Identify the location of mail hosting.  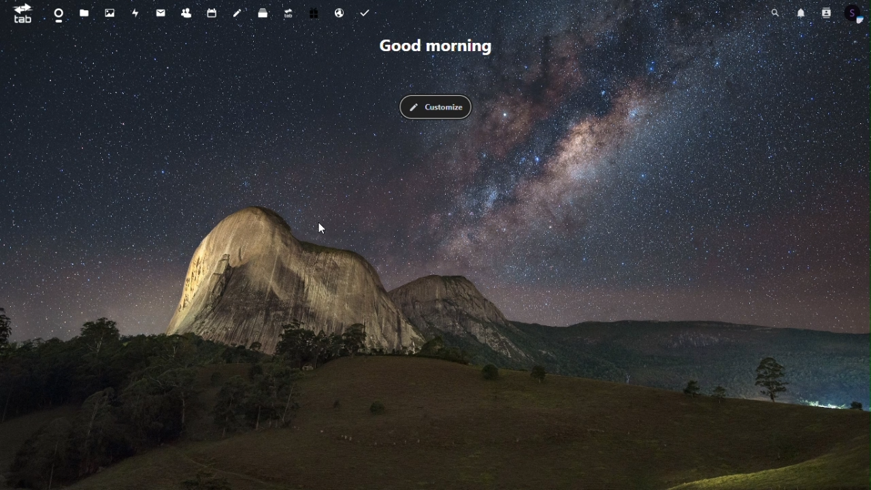
(342, 11).